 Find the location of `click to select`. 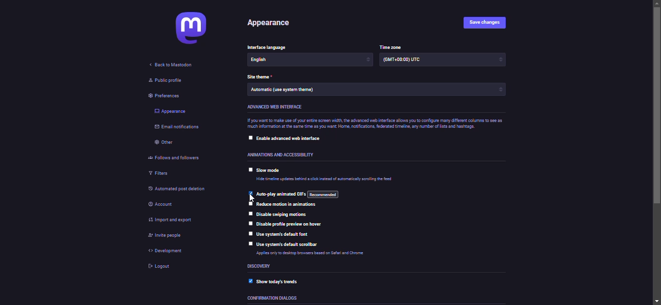

click to select is located at coordinates (248, 170).